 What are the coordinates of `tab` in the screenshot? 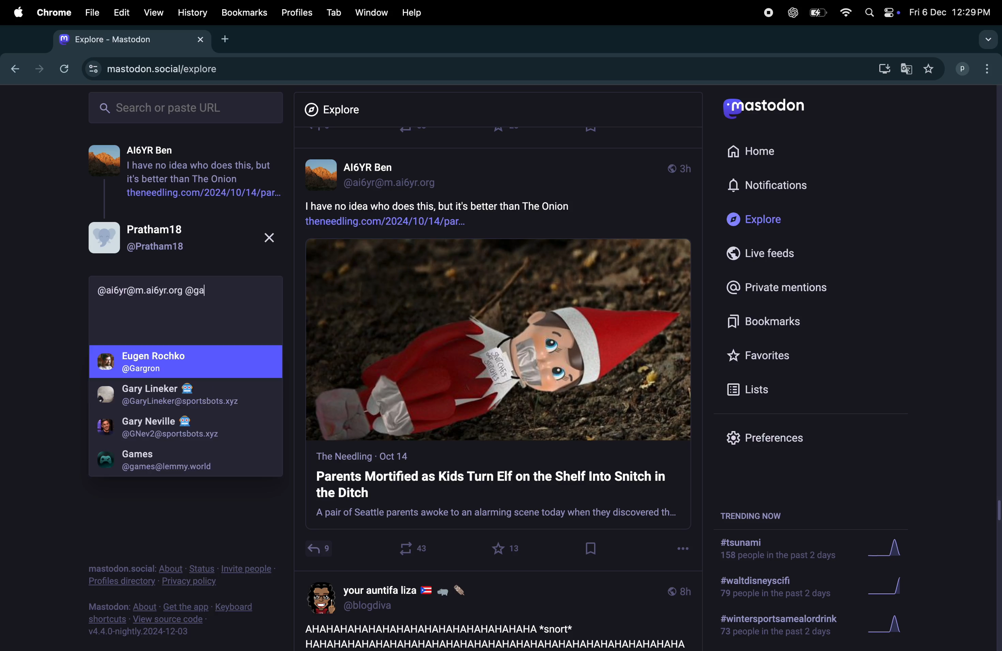 It's located at (333, 12).